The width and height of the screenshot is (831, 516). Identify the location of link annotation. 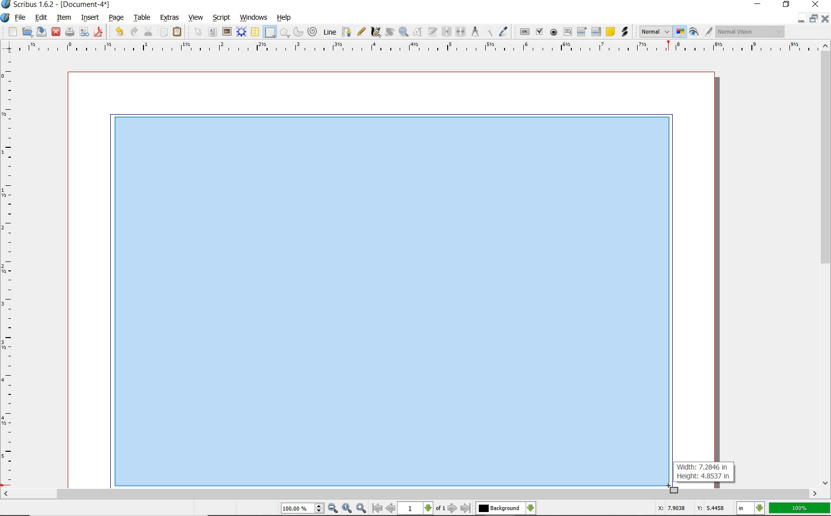
(624, 33).